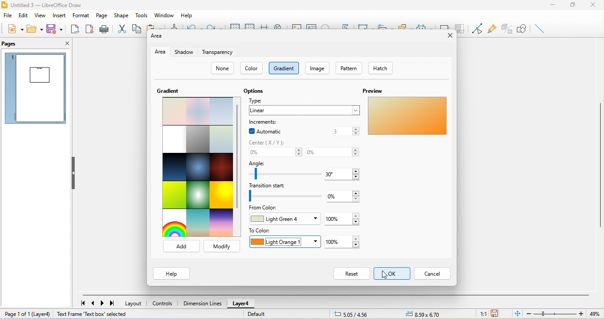  Describe the element at coordinates (363, 25) in the screenshot. I see `transformation` at that location.